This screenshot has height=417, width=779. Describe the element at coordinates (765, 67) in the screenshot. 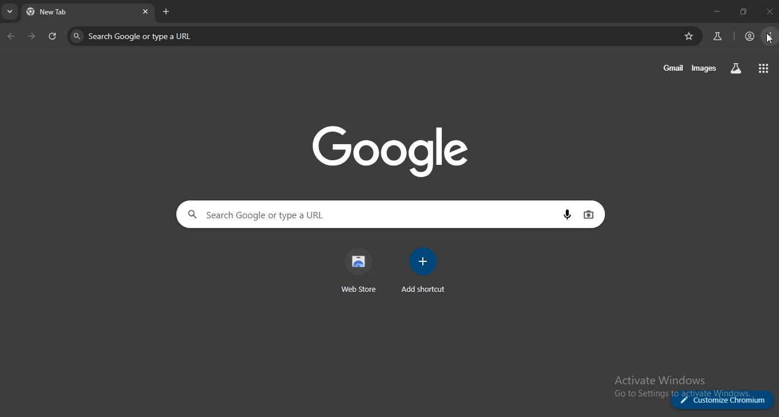

I see `google apps` at that location.